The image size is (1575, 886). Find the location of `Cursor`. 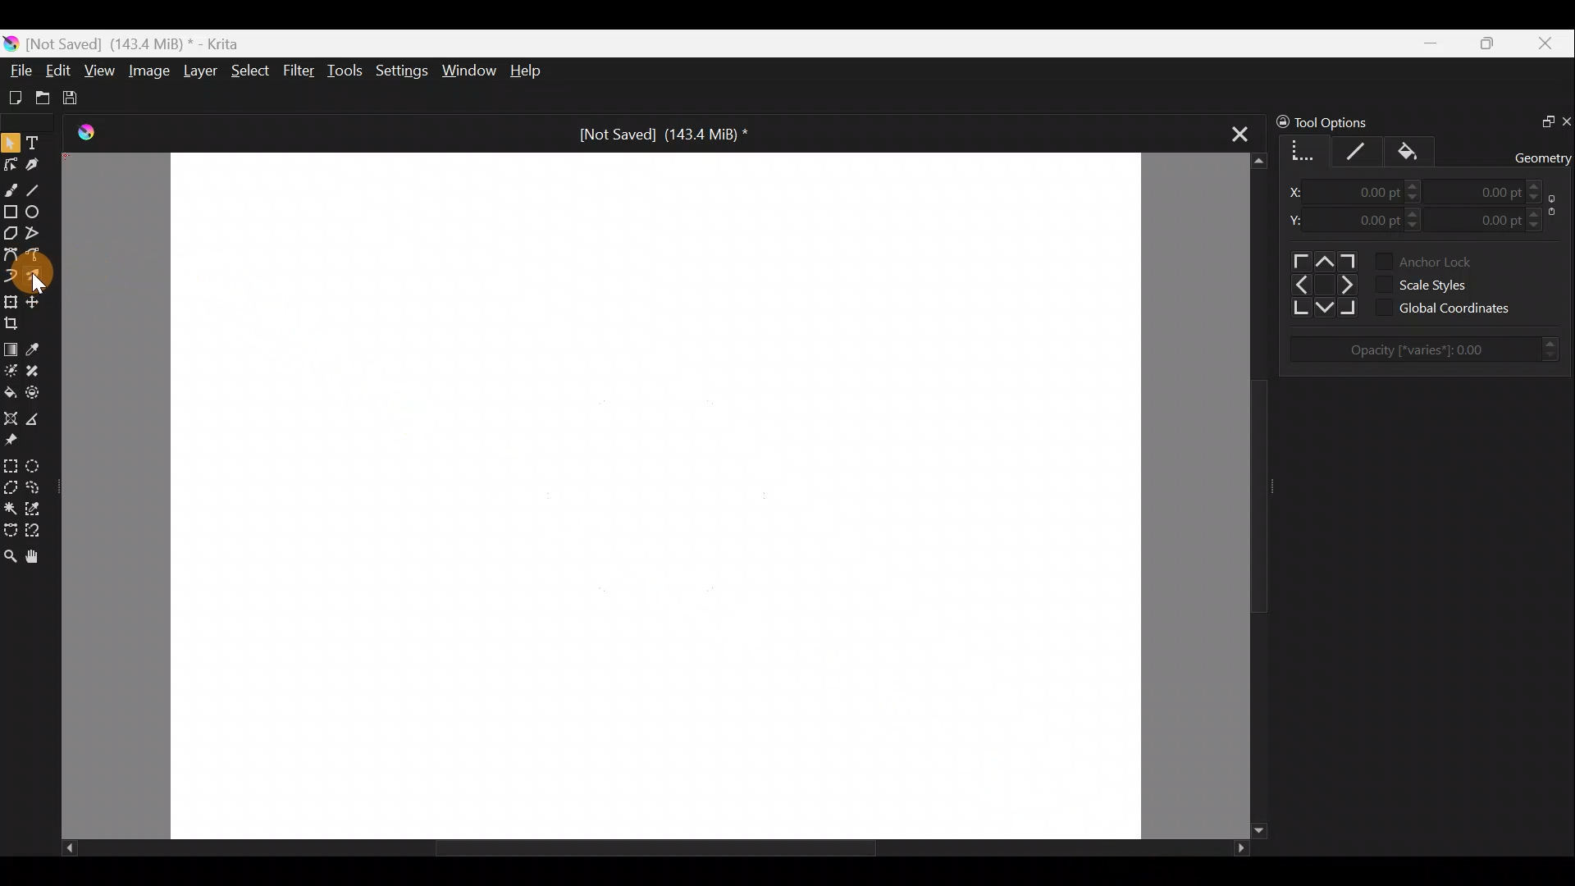

Cursor is located at coordinates (56, 281).